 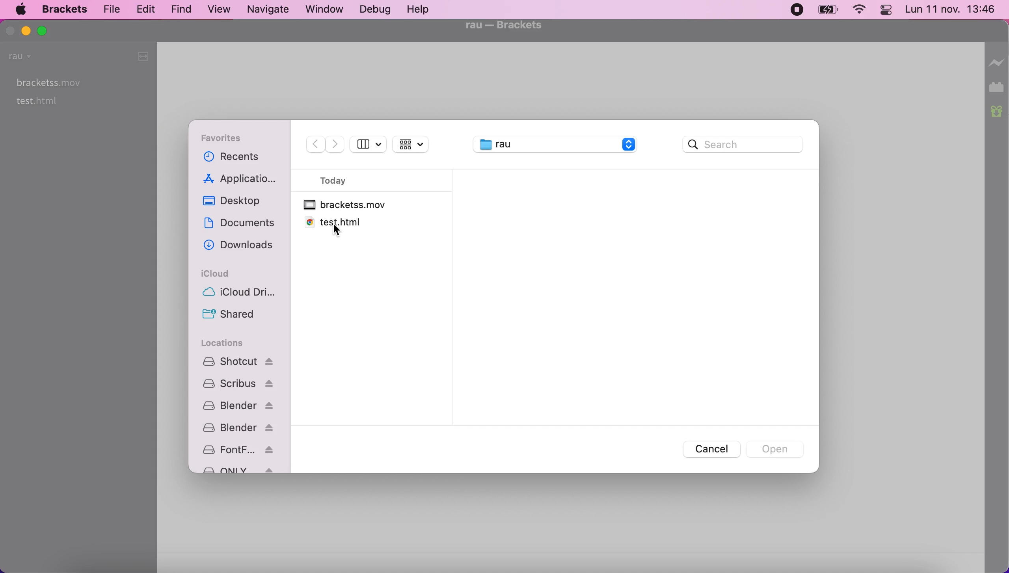 I want to click on forward, so click(x=336, y=143).